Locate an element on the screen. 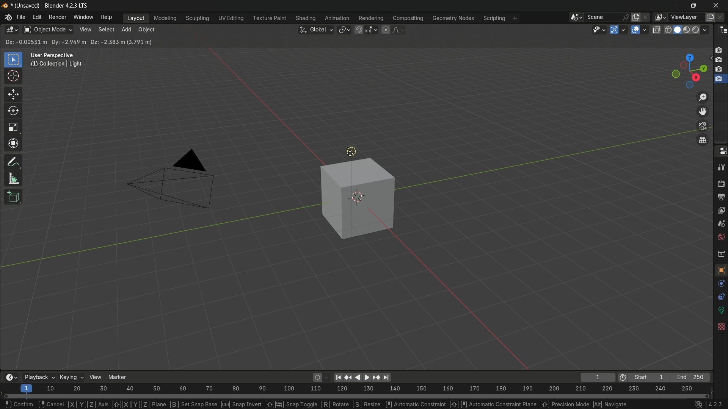 This screenshot has height=409, width=728. browse scene is located at coordinates (577, 18).